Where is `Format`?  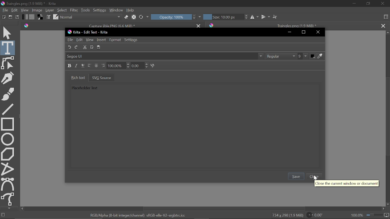
Format is located at coordinates (115, 40).